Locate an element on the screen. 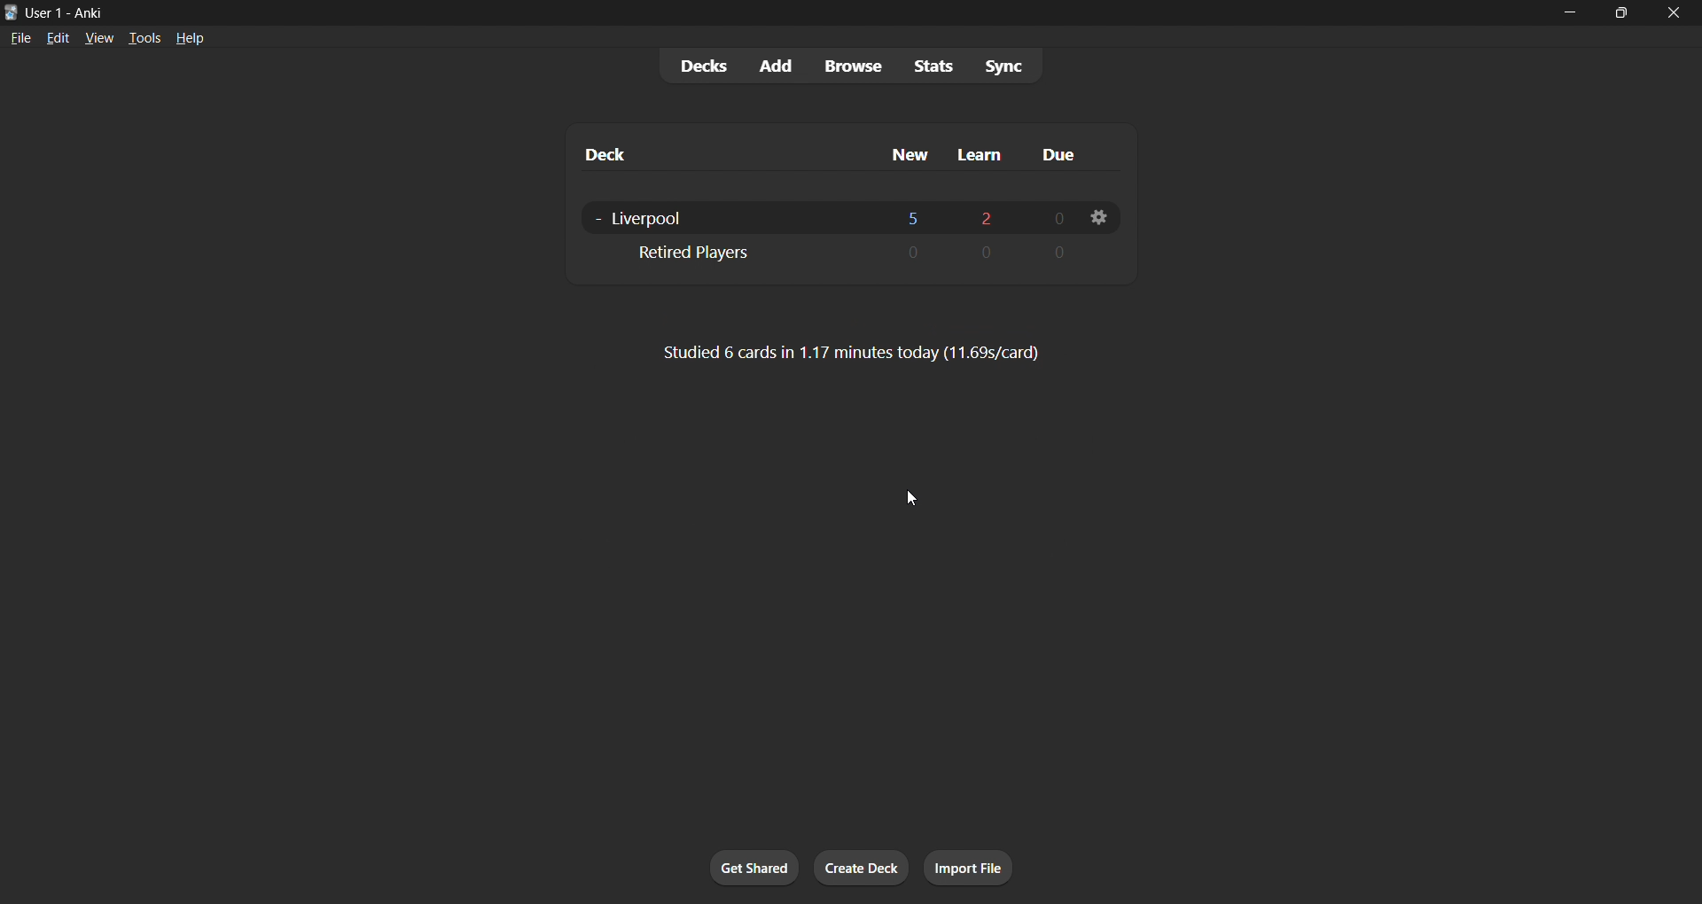 This screenshot has width=1702, height=904. stats is located at coordinates (937, 65).